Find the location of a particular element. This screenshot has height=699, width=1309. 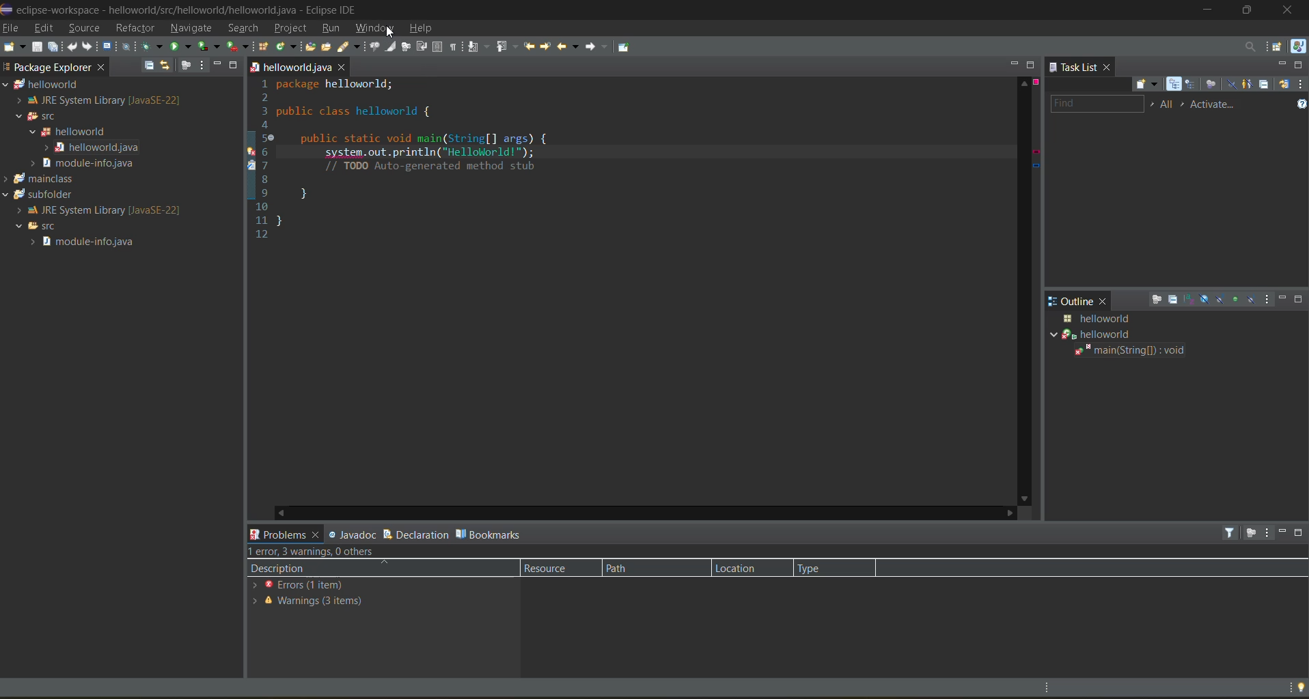

toggle mark occurences is located at coordinates (392, 48).